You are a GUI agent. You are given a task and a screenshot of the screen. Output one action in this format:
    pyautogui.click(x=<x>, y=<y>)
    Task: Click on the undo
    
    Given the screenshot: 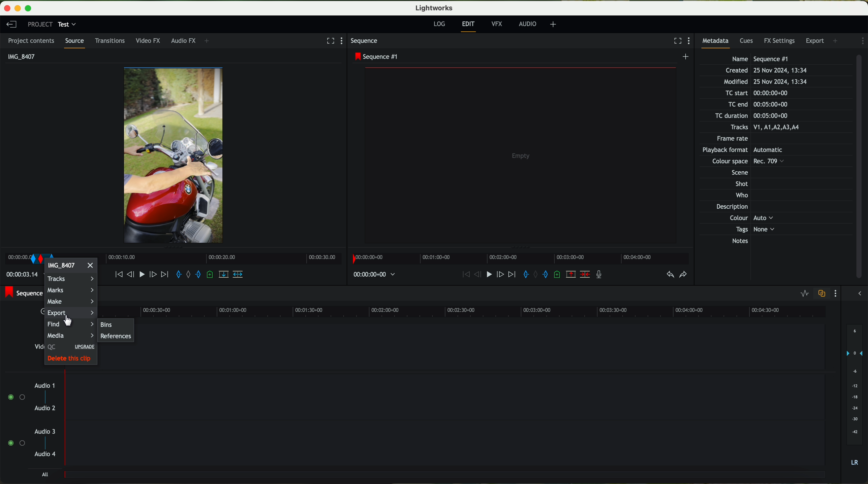 What is the action you would take?
    pyautogui.click(x=670, y=275)
    